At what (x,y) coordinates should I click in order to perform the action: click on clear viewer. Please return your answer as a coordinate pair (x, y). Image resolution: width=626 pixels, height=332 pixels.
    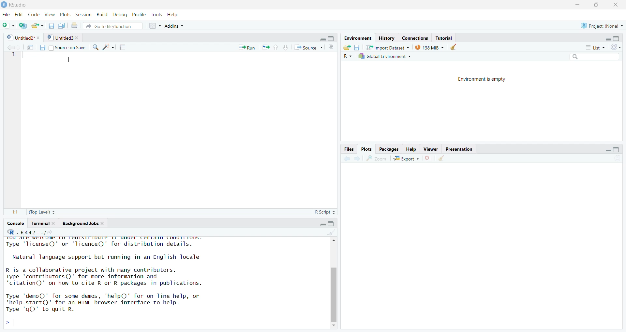
    Looking at the image, I should click on (441, 158).